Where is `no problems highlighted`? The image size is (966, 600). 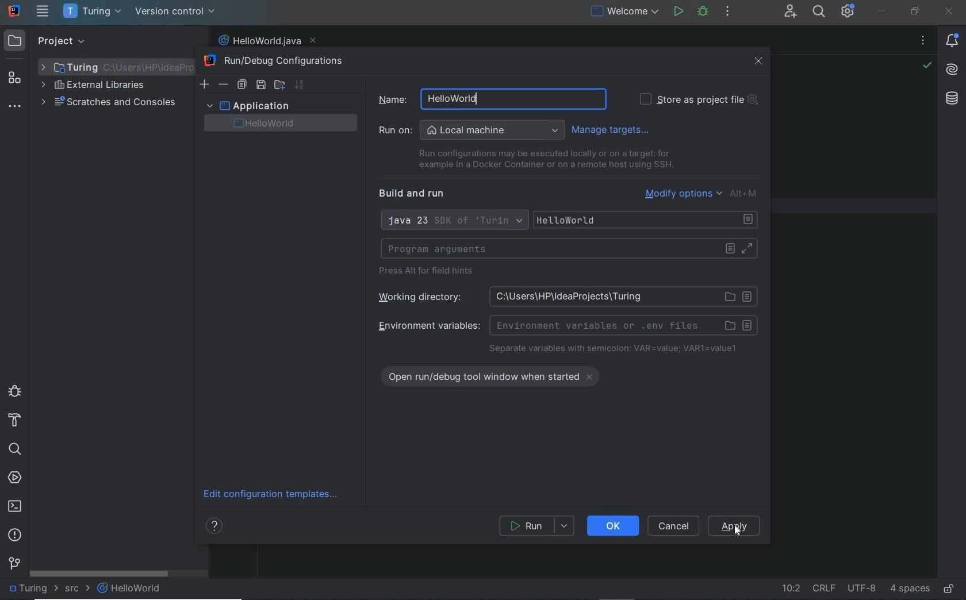
no problems highlighted is located at coordinates (927, 66).